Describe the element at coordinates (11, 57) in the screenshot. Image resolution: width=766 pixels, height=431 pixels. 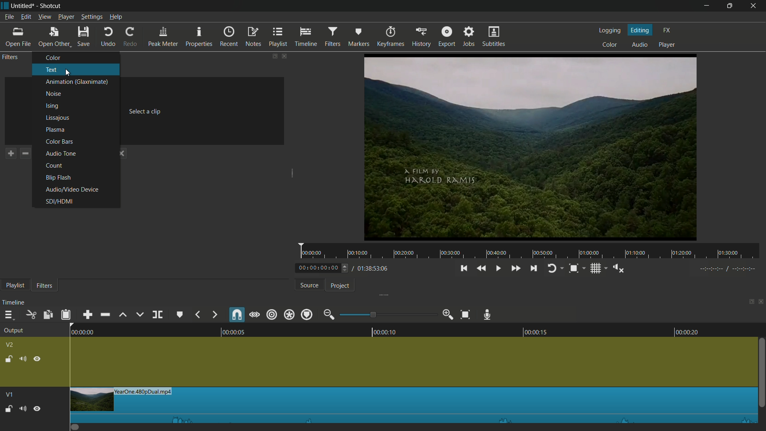
I see `filters` at that location.